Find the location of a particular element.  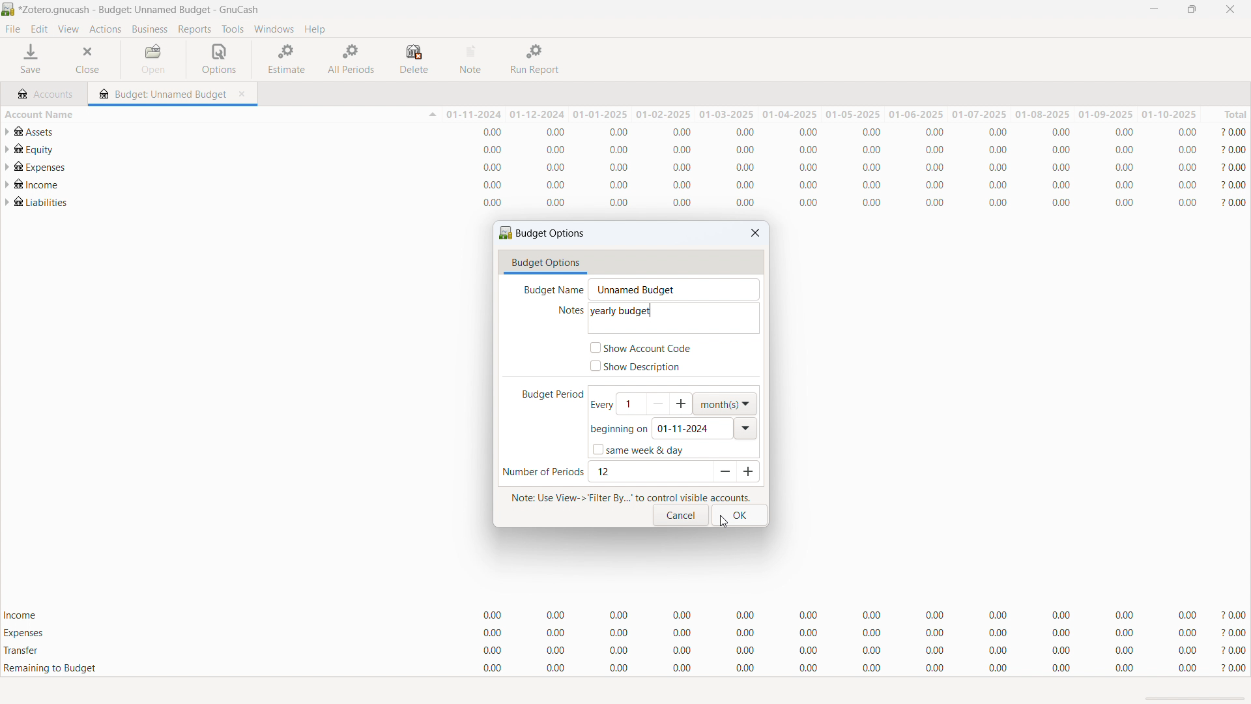

business is located at coordinates (150, 29).